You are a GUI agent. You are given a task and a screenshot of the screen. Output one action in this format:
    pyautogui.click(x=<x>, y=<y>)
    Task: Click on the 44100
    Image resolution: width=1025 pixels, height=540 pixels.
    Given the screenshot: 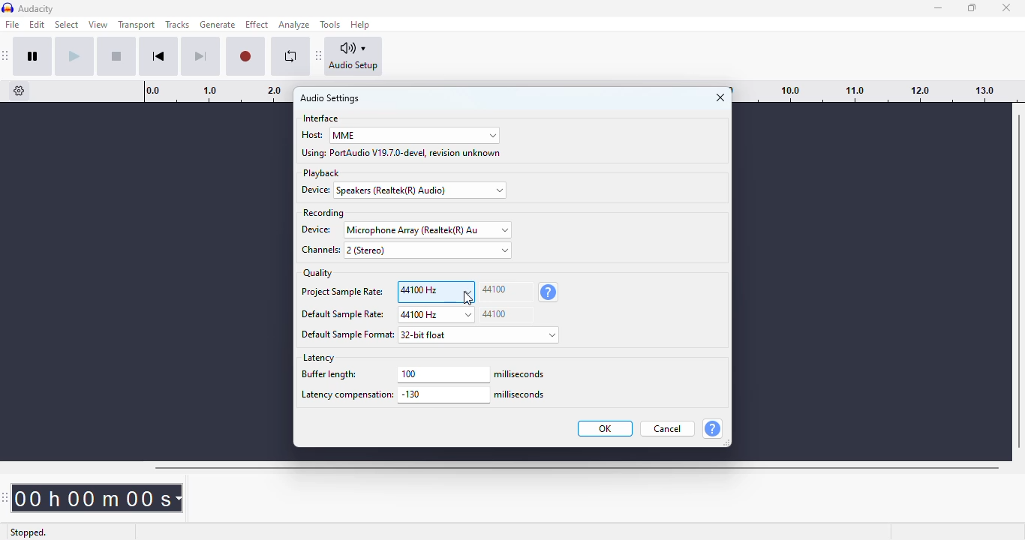 What is the action you would take?
    pyautogui.click(x=506, y=292)
    